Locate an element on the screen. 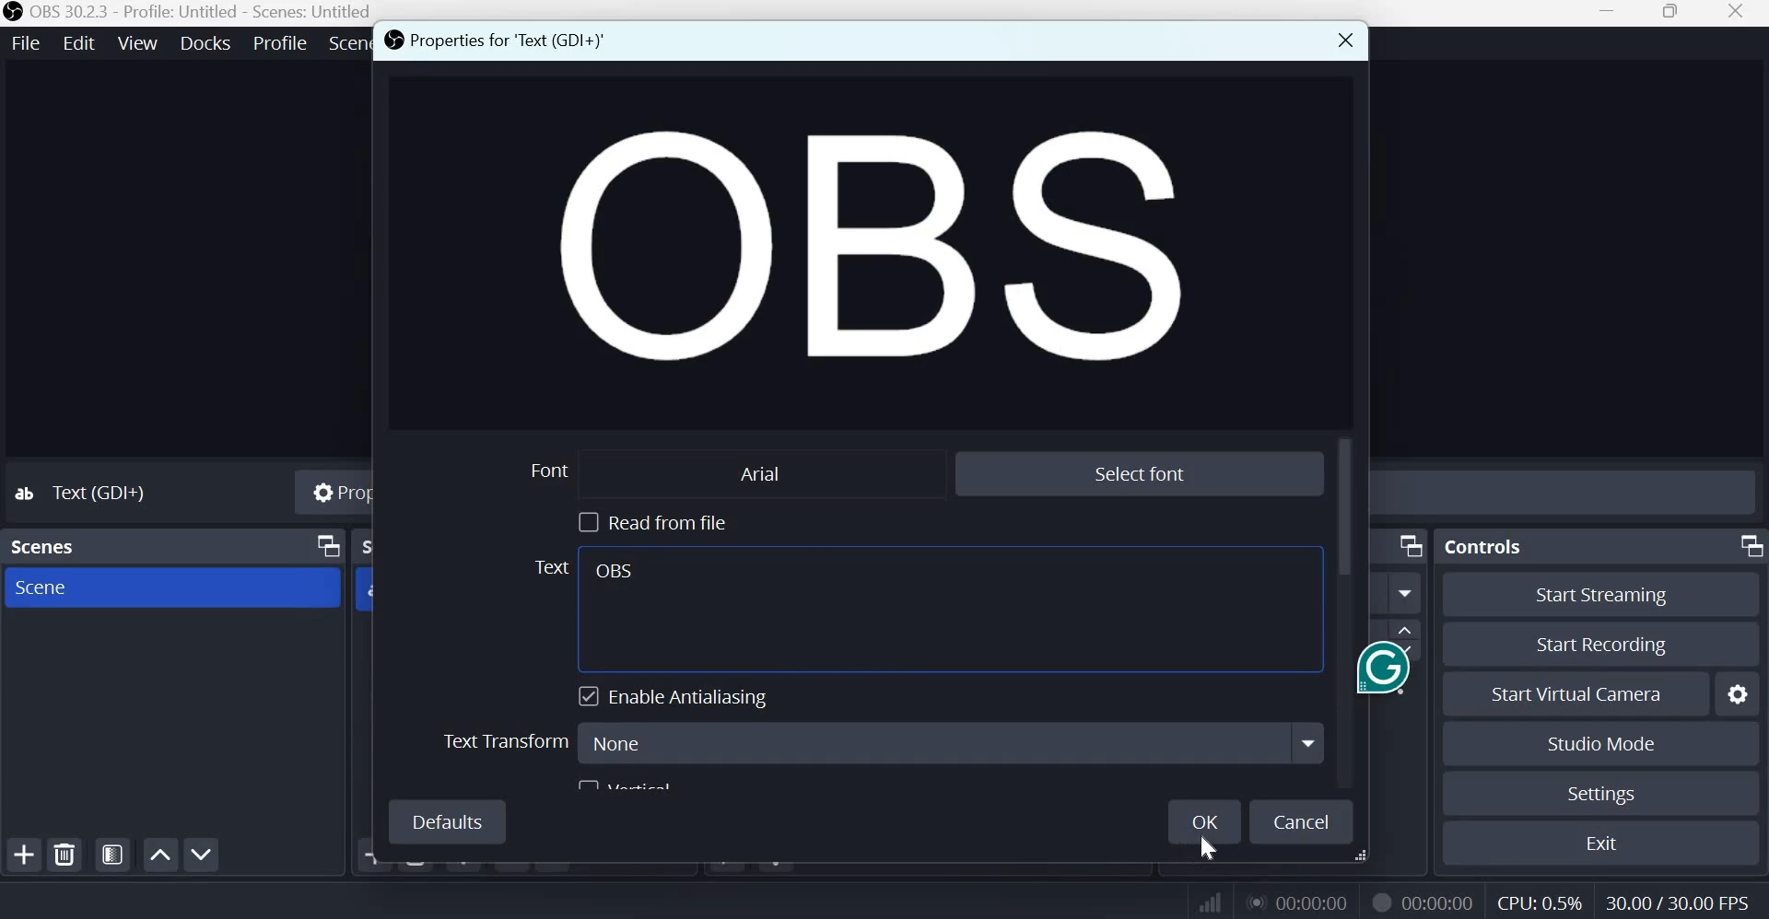 The image size is (1769, 919). Close is located at coordinates (1342, 41).